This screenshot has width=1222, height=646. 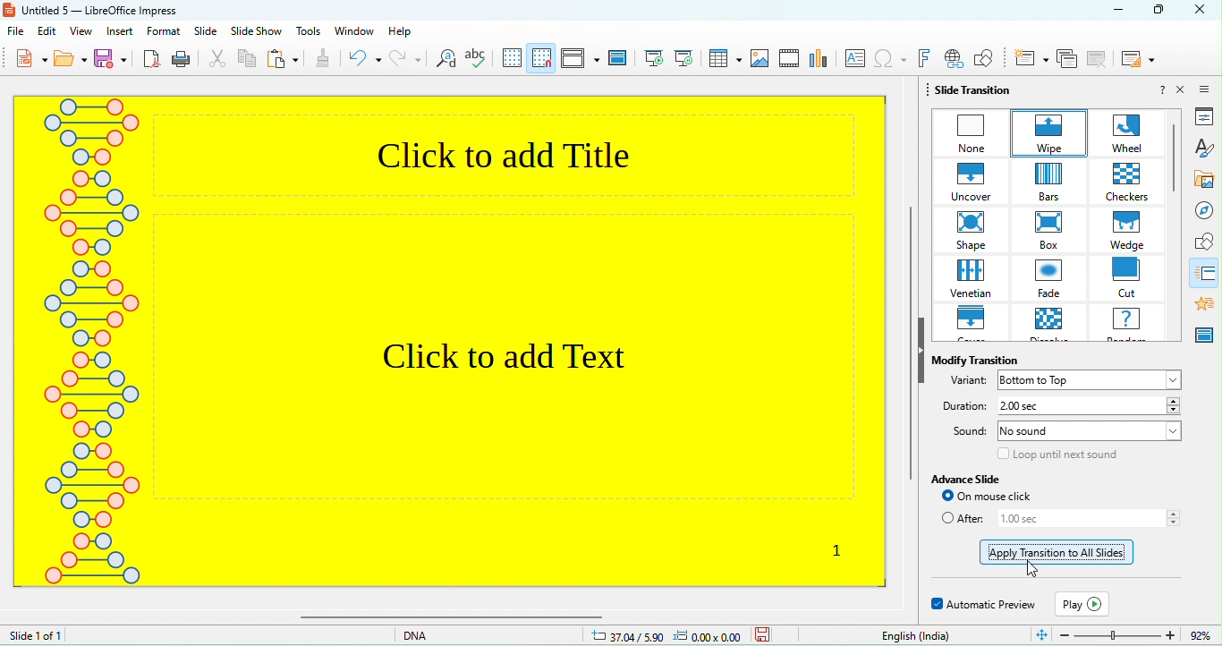 What do you see at coordinates (1046, 133) in the screenshot?
I see `wipe` at bounding box center [1046, 133].